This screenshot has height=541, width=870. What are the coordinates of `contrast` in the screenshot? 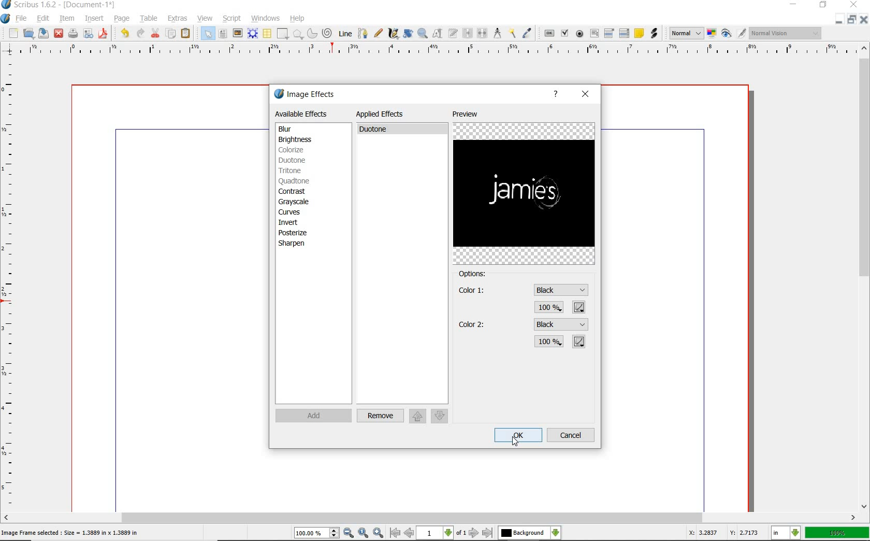 It's located at (297, 191).